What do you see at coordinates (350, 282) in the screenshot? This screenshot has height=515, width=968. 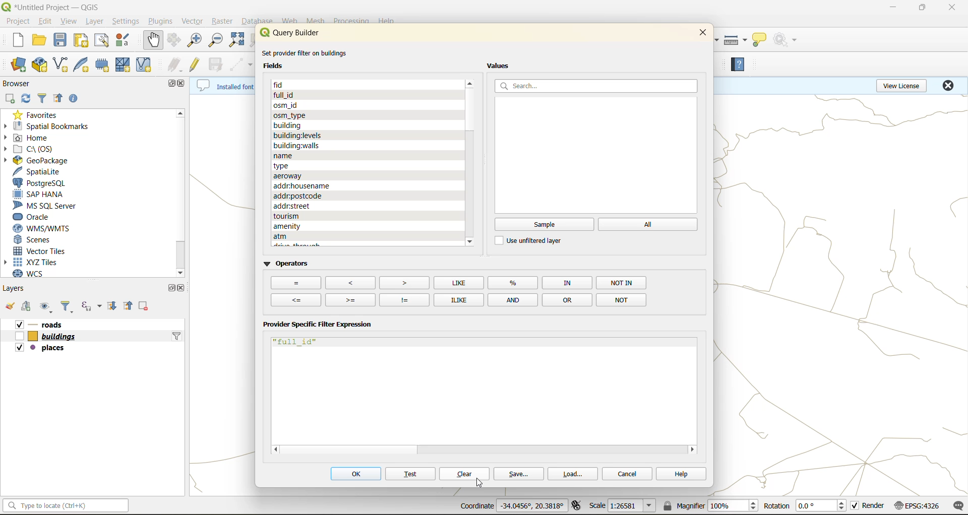 I see `opertators` at bounding box center [350, 282].